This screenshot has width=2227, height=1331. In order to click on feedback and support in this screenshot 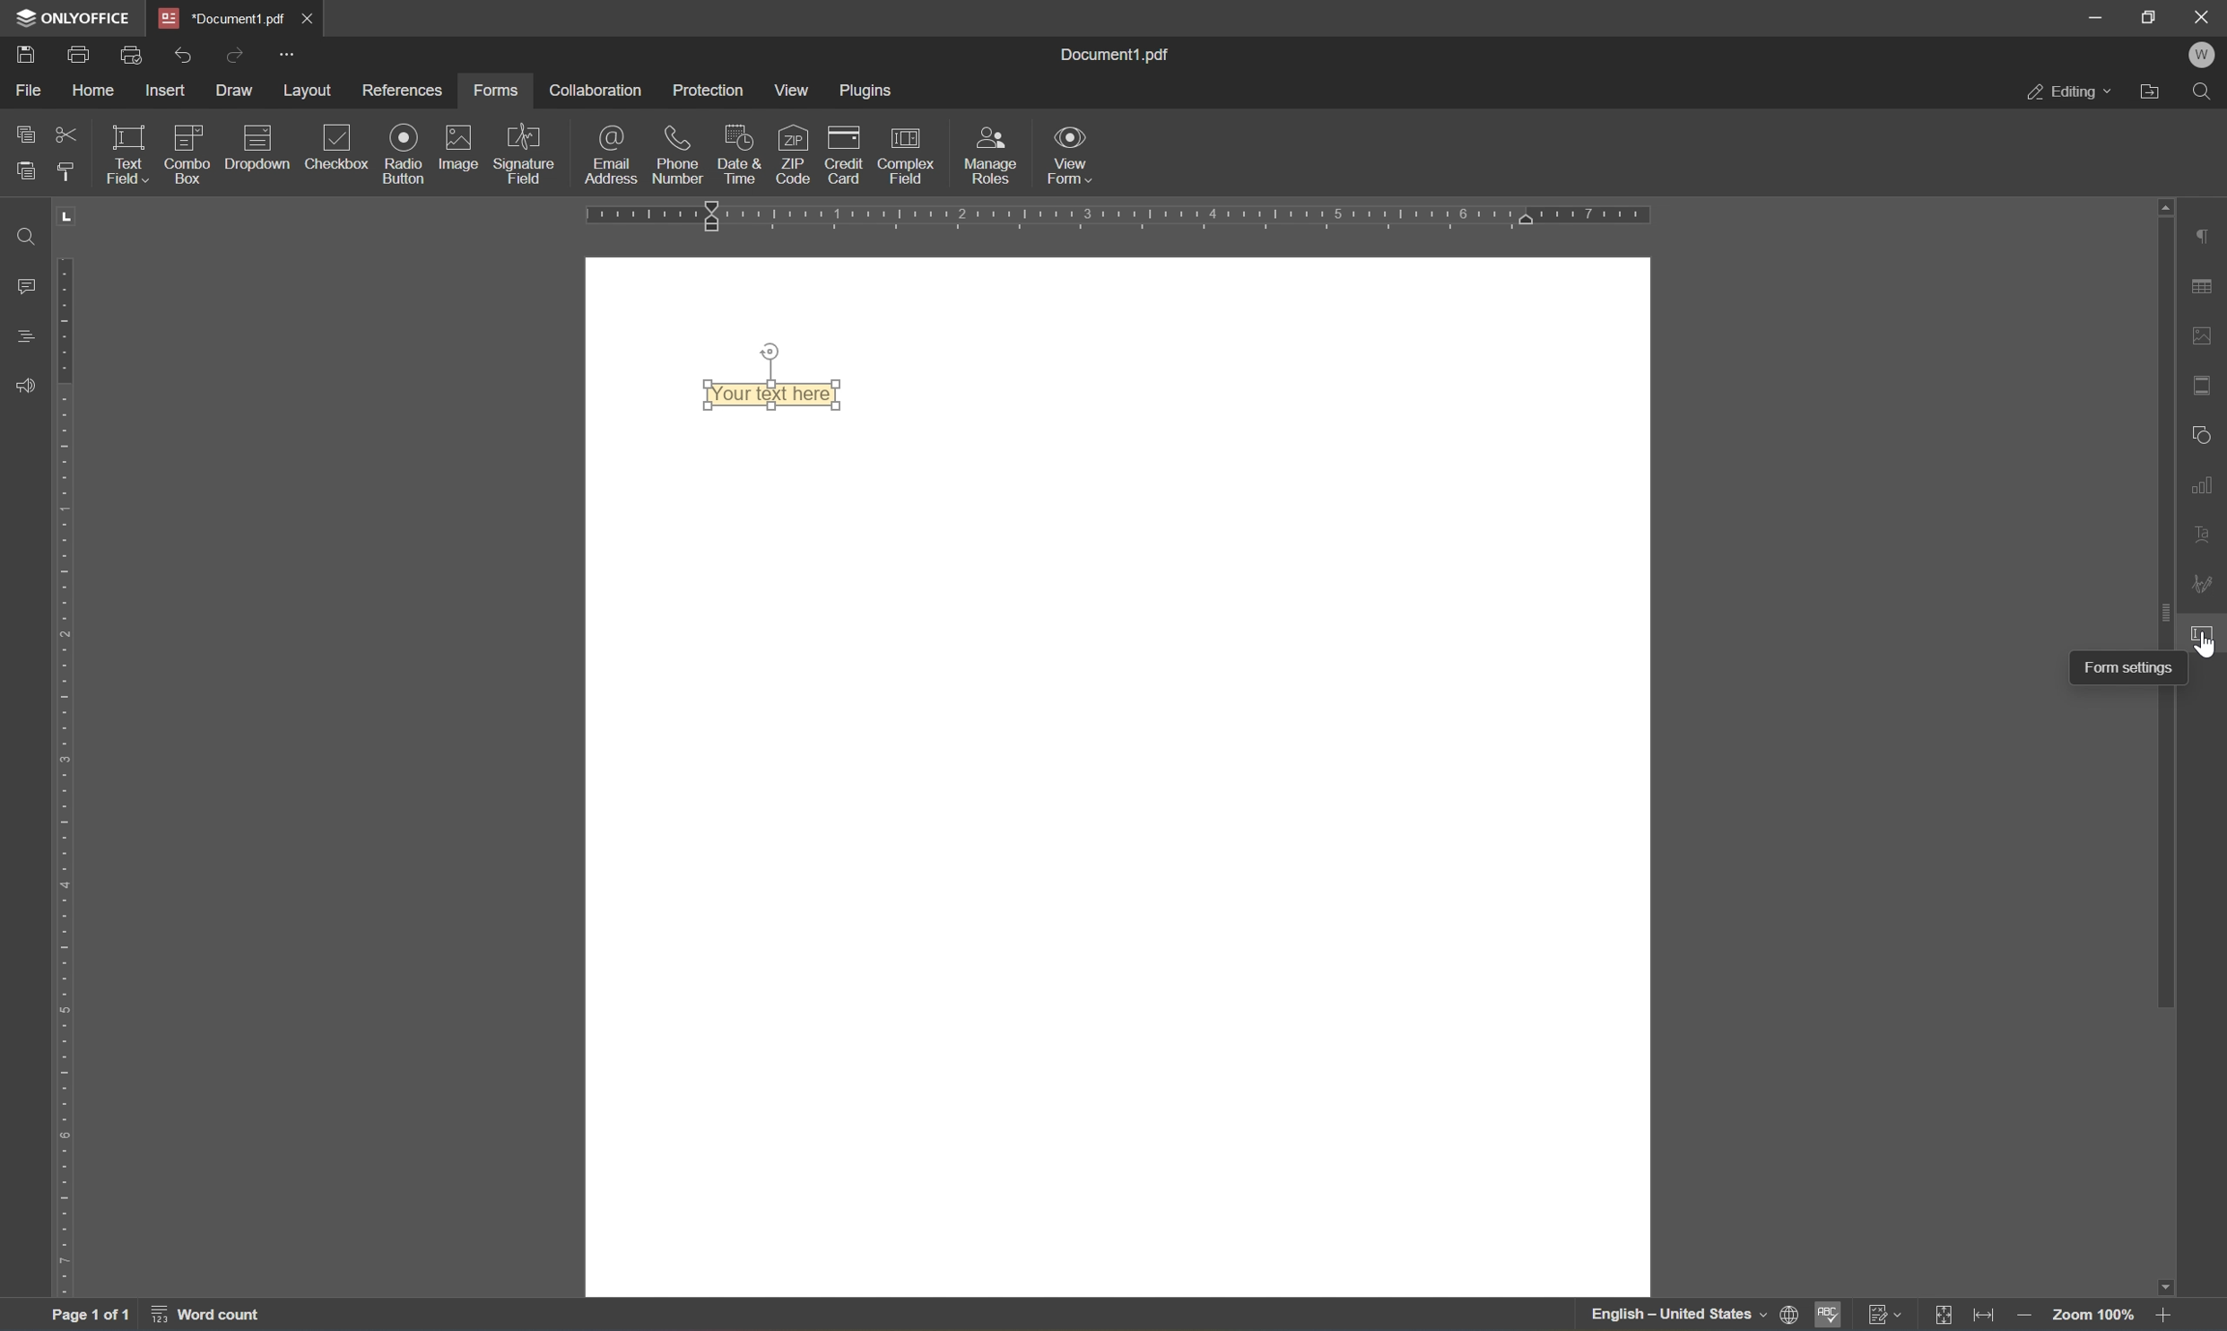, I will do `click(23, 387)`.